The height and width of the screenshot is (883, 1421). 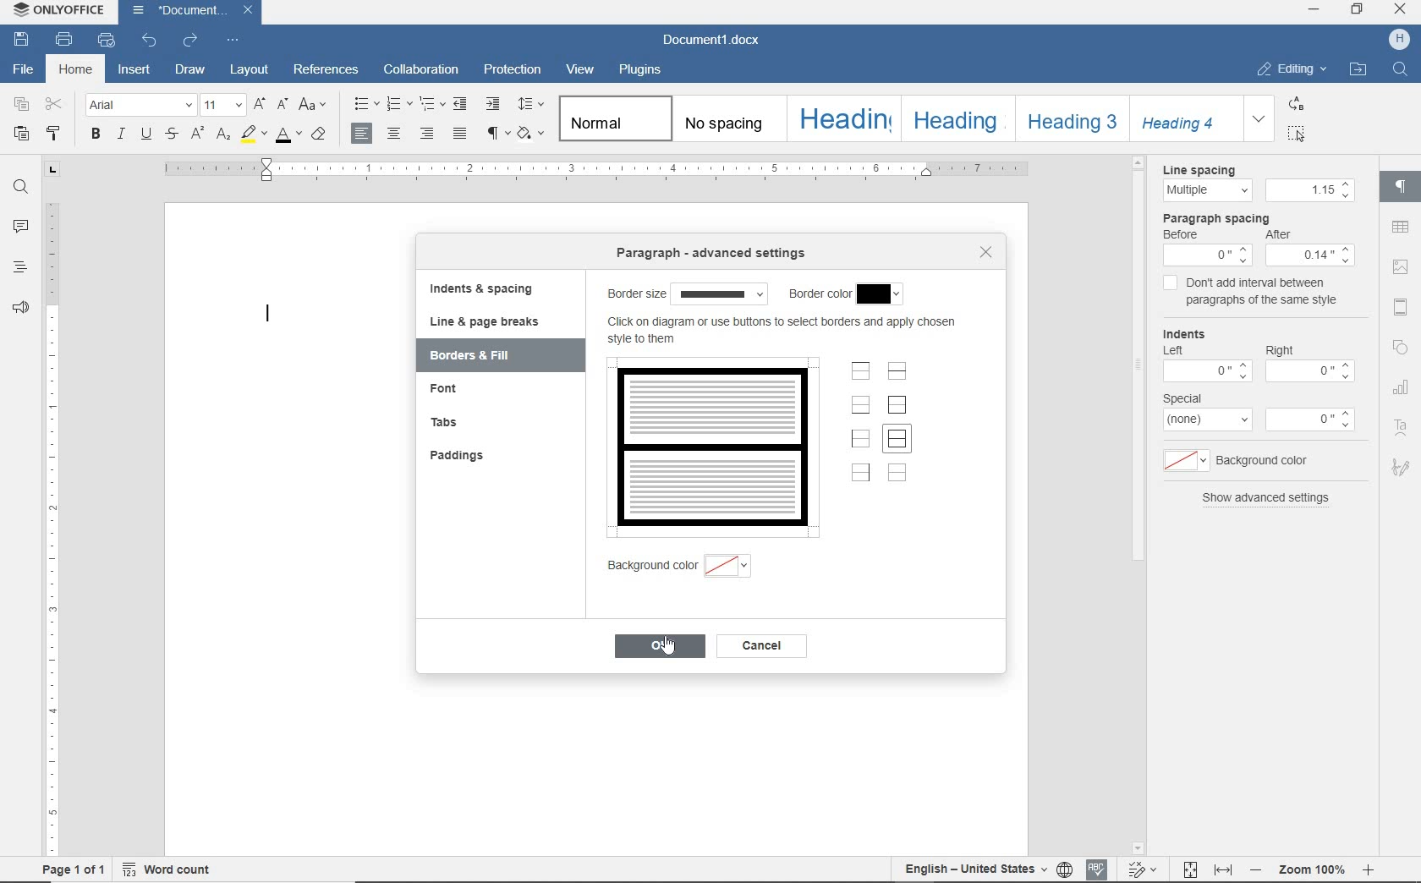 What do you see at coordinates (861, 407) in the screenshot?
I see `set bottom border only` at bounding box center [861, 407].